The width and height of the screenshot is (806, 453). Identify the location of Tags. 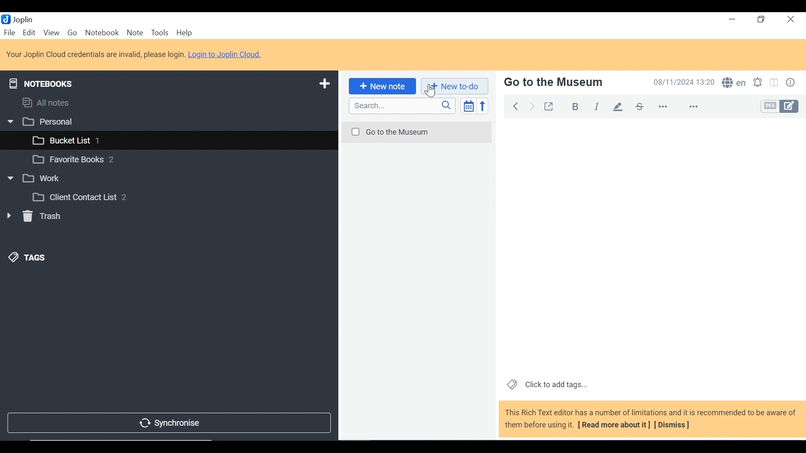
(28, 257).